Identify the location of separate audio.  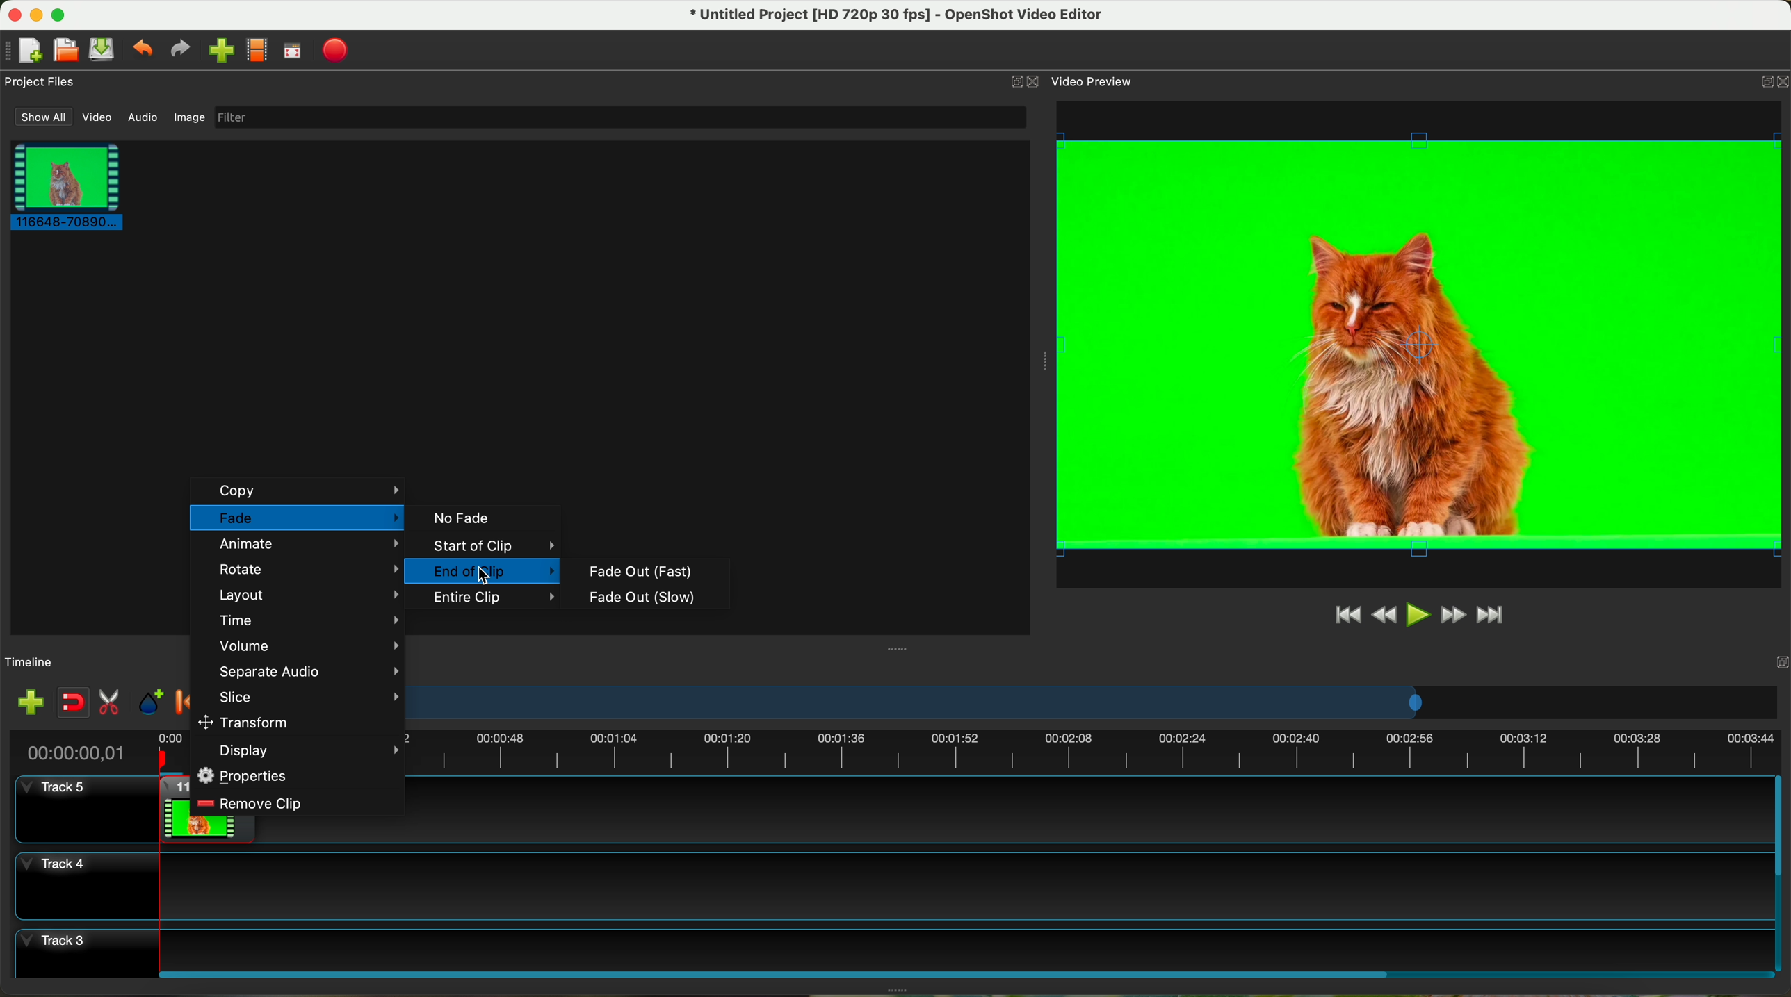
(307, 671).